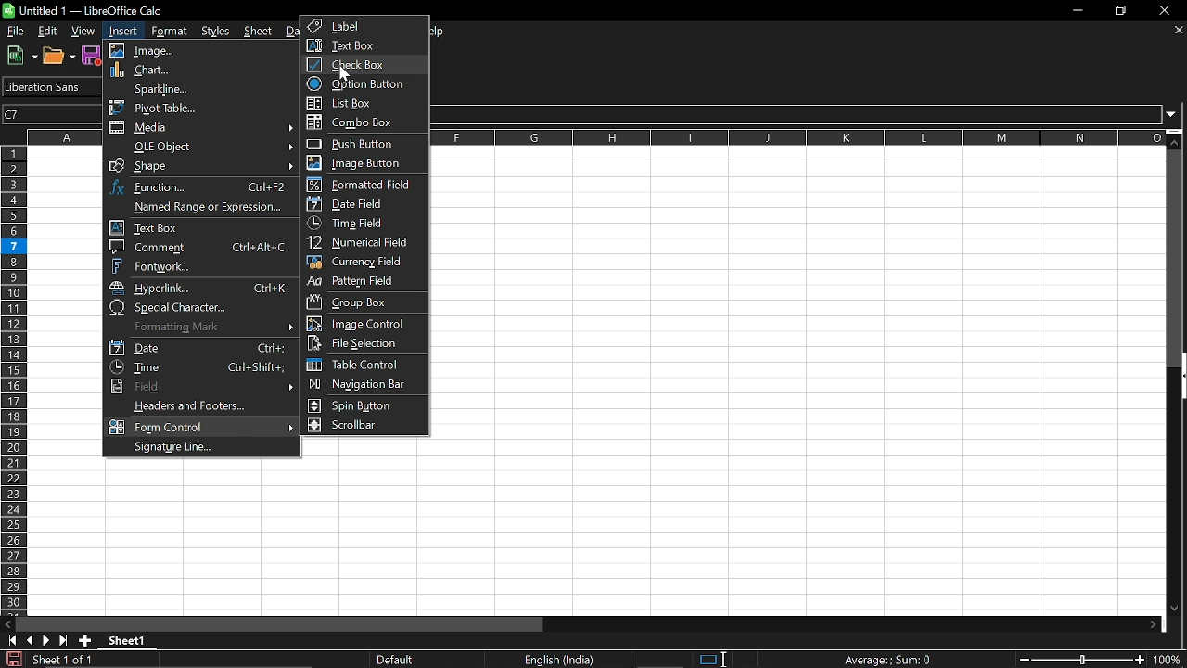 The width and height of the screenshot is (1187, 668). What do you see at coordinates (1176, 115) in the screenshot?
I see `Expand formula bar` at bounding box center [1176, 115].